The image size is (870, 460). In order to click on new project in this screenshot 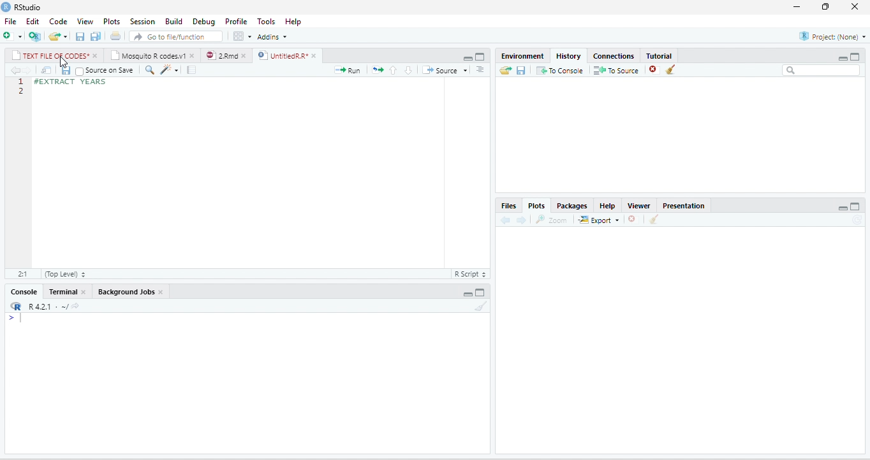, I will do `click(35, 36)`.